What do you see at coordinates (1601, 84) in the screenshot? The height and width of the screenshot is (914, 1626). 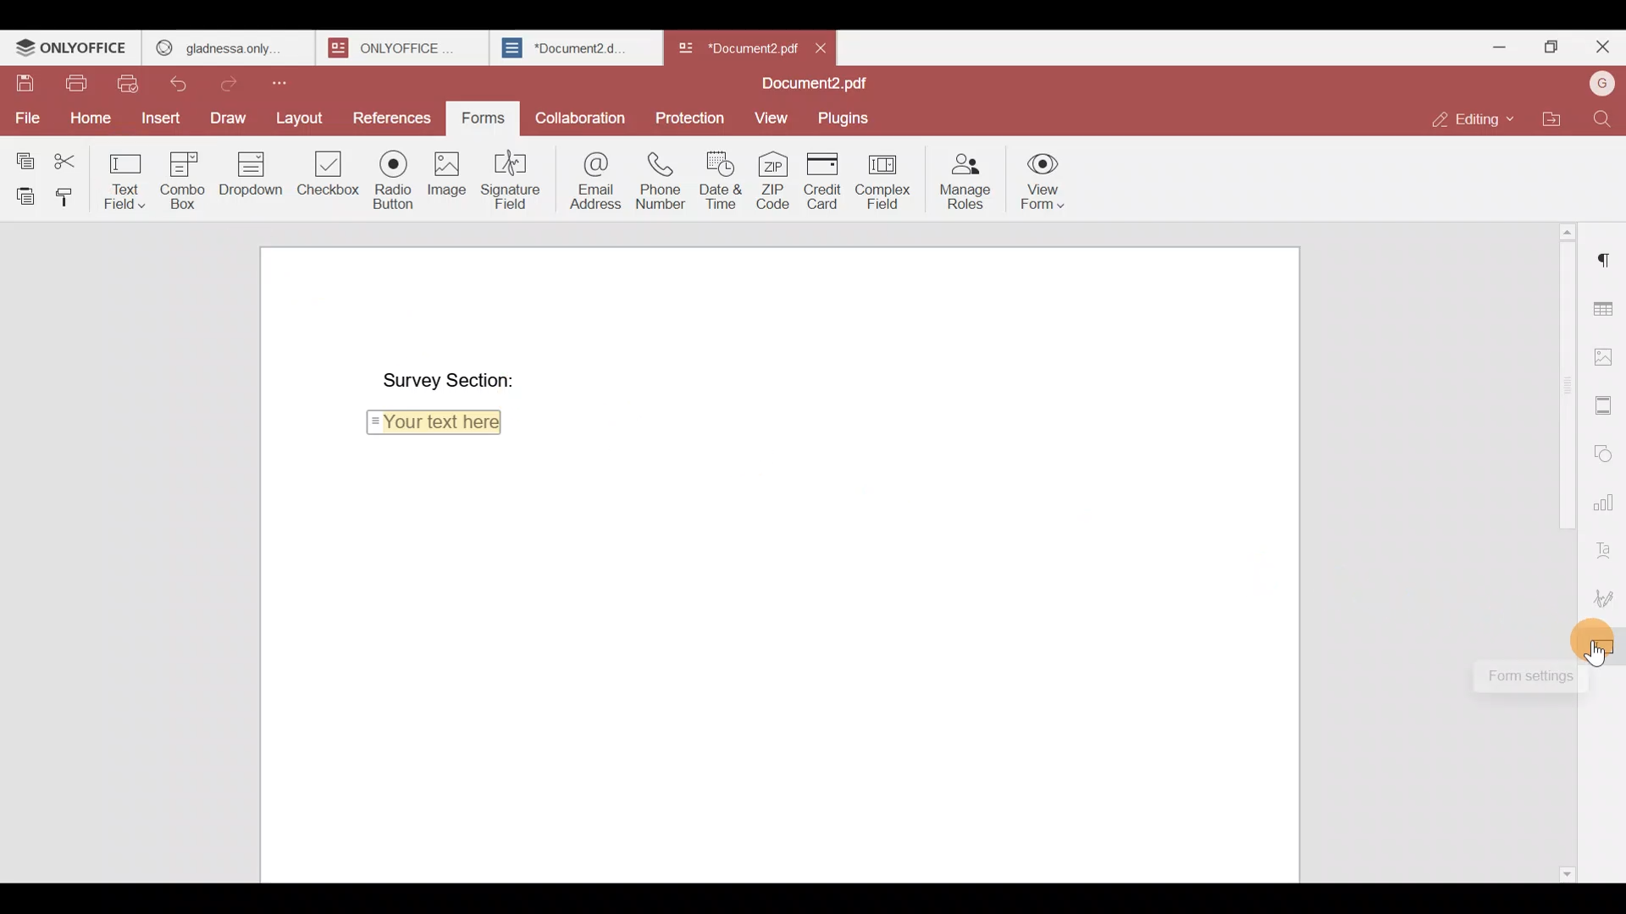 I see `Account name` at bounding box center [1601, 84].